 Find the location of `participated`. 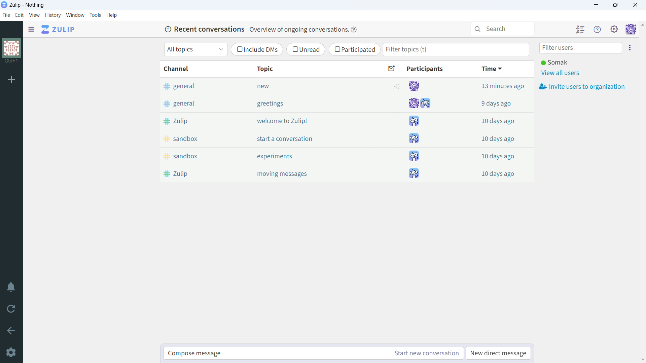

participated is located at coordinates (355, 49).